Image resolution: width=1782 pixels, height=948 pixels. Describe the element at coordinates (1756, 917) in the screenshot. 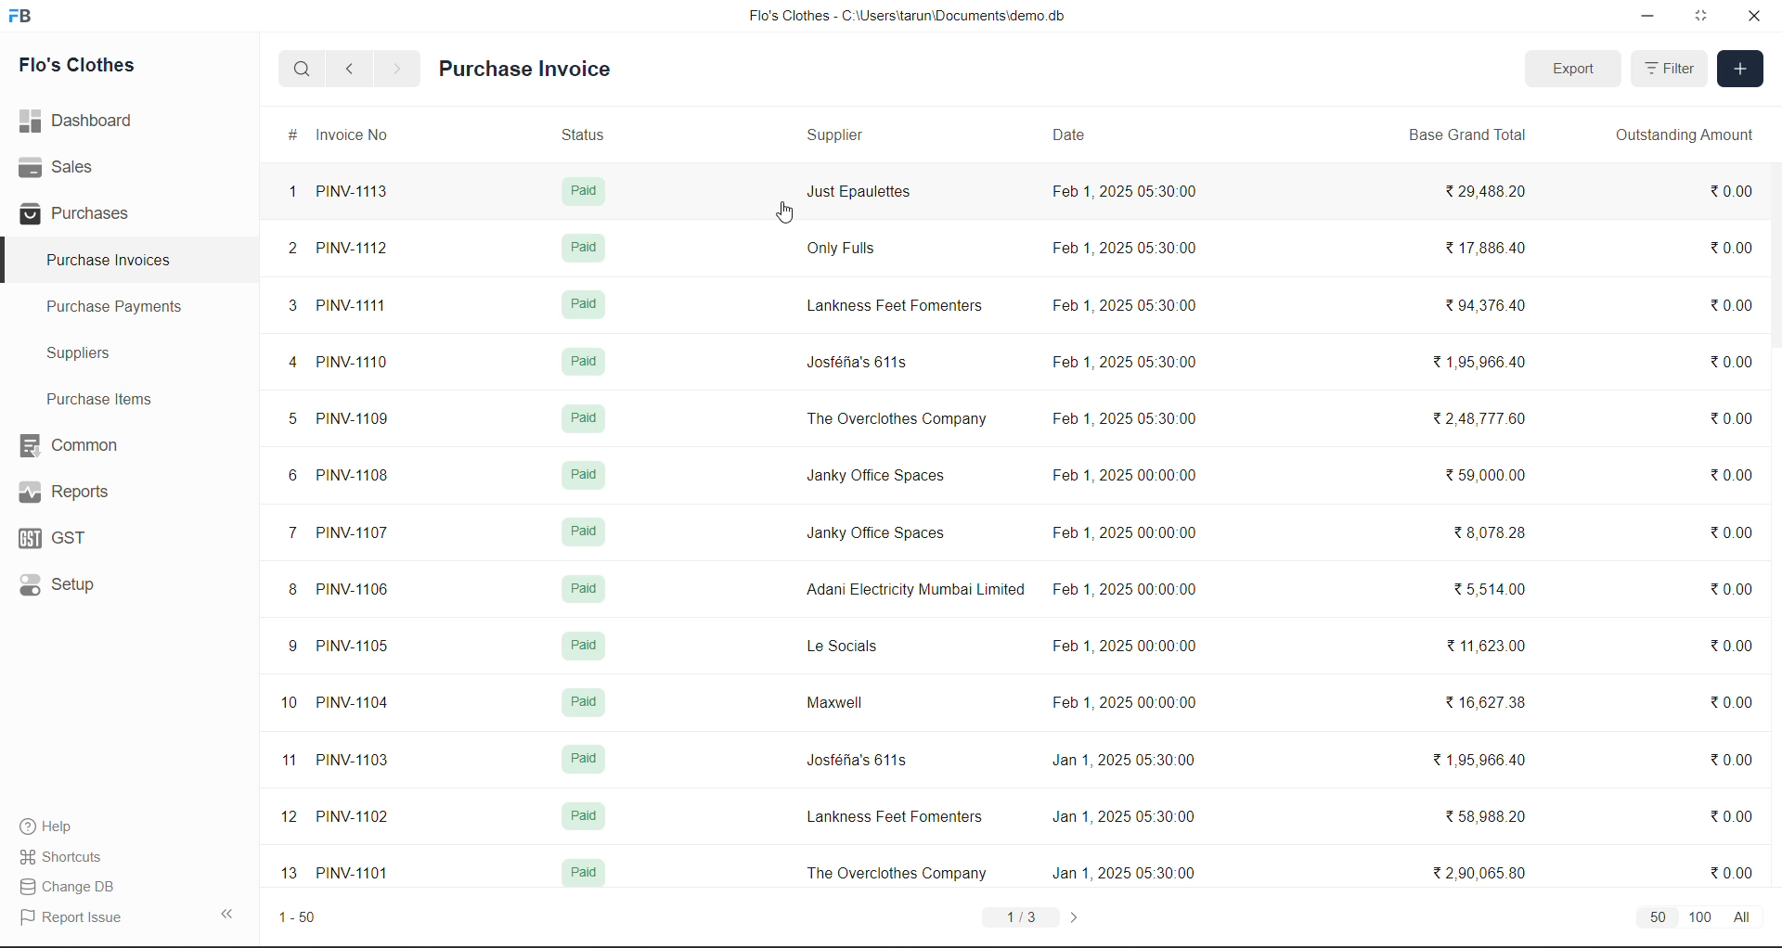

I see `all` at that location.